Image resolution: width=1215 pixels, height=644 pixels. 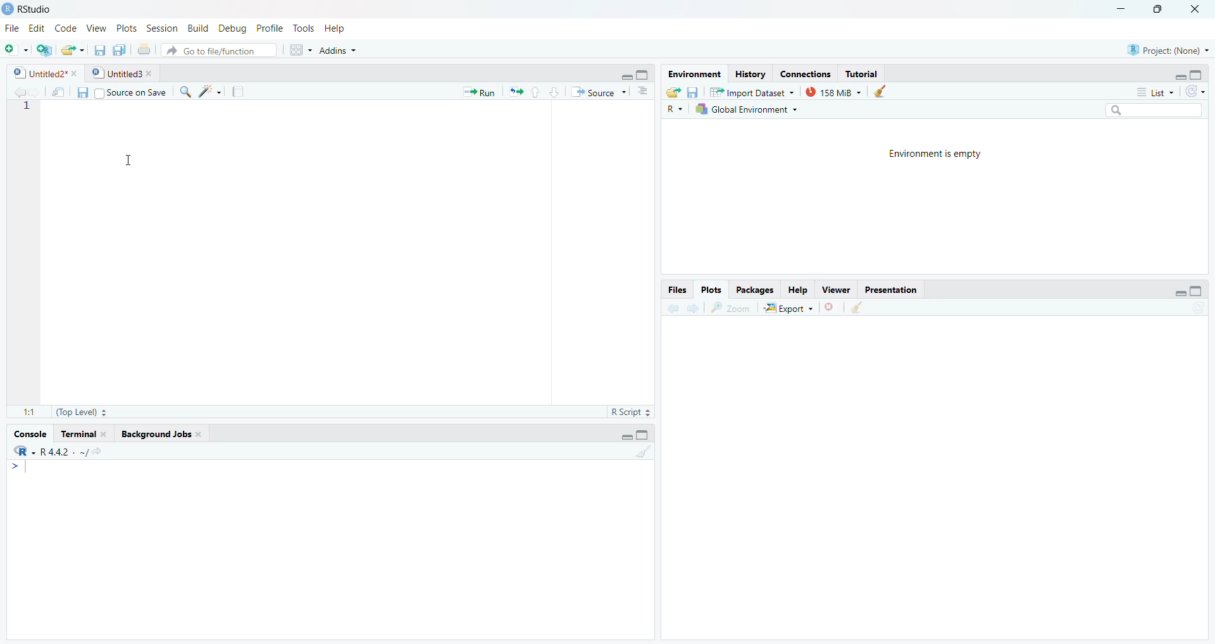 I want to click on Coding pane, so click(x=329, y=259).